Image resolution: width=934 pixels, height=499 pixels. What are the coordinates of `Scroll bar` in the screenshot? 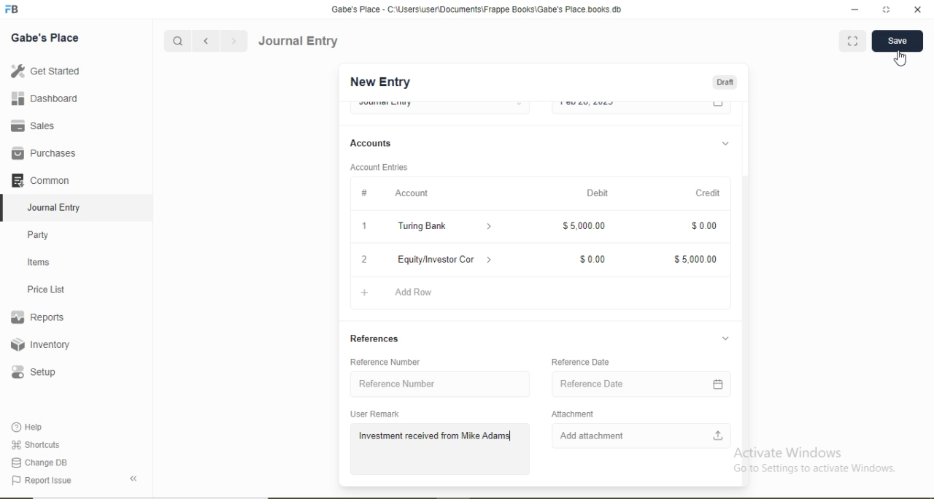 It's located at (745, 282).